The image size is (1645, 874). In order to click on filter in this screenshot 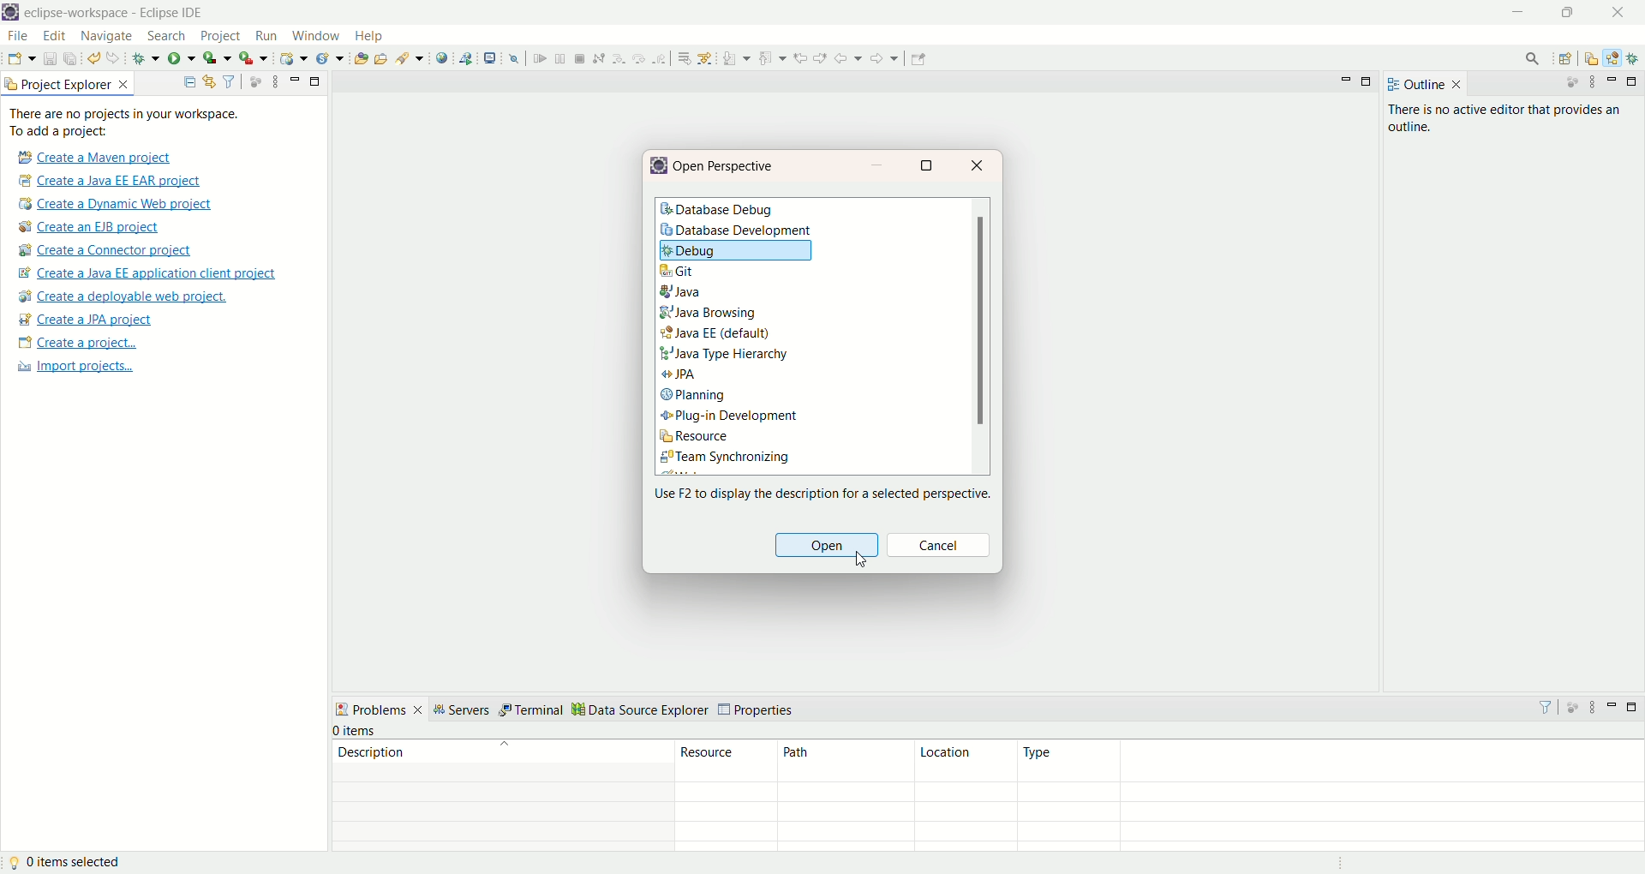, I will do `click(230, 80)`.